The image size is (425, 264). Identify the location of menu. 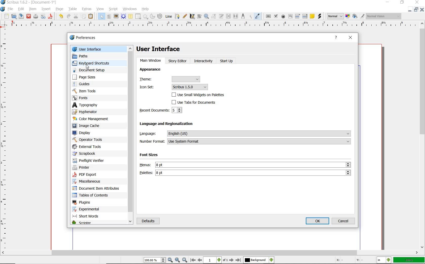
(246, 165).